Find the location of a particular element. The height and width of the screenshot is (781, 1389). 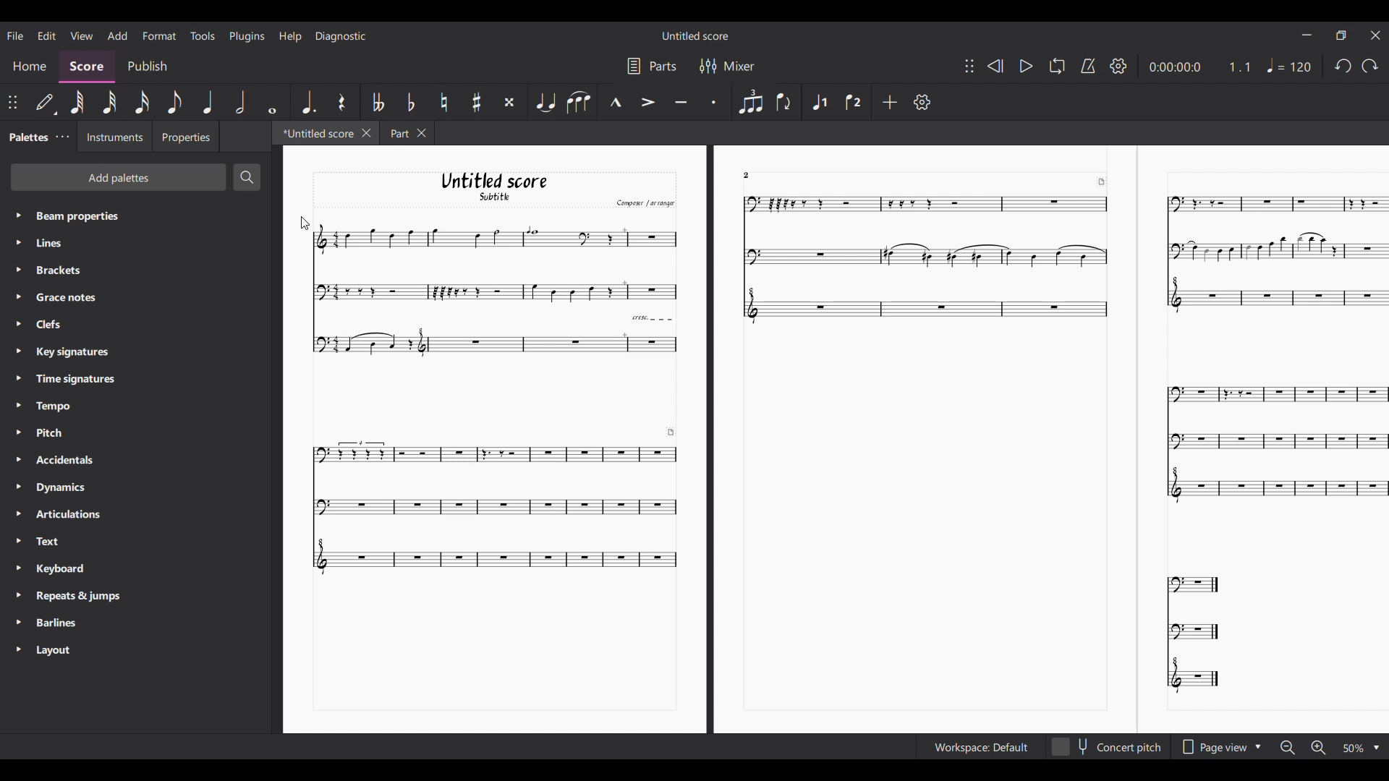

Play is located at coordinates (1026, 67).